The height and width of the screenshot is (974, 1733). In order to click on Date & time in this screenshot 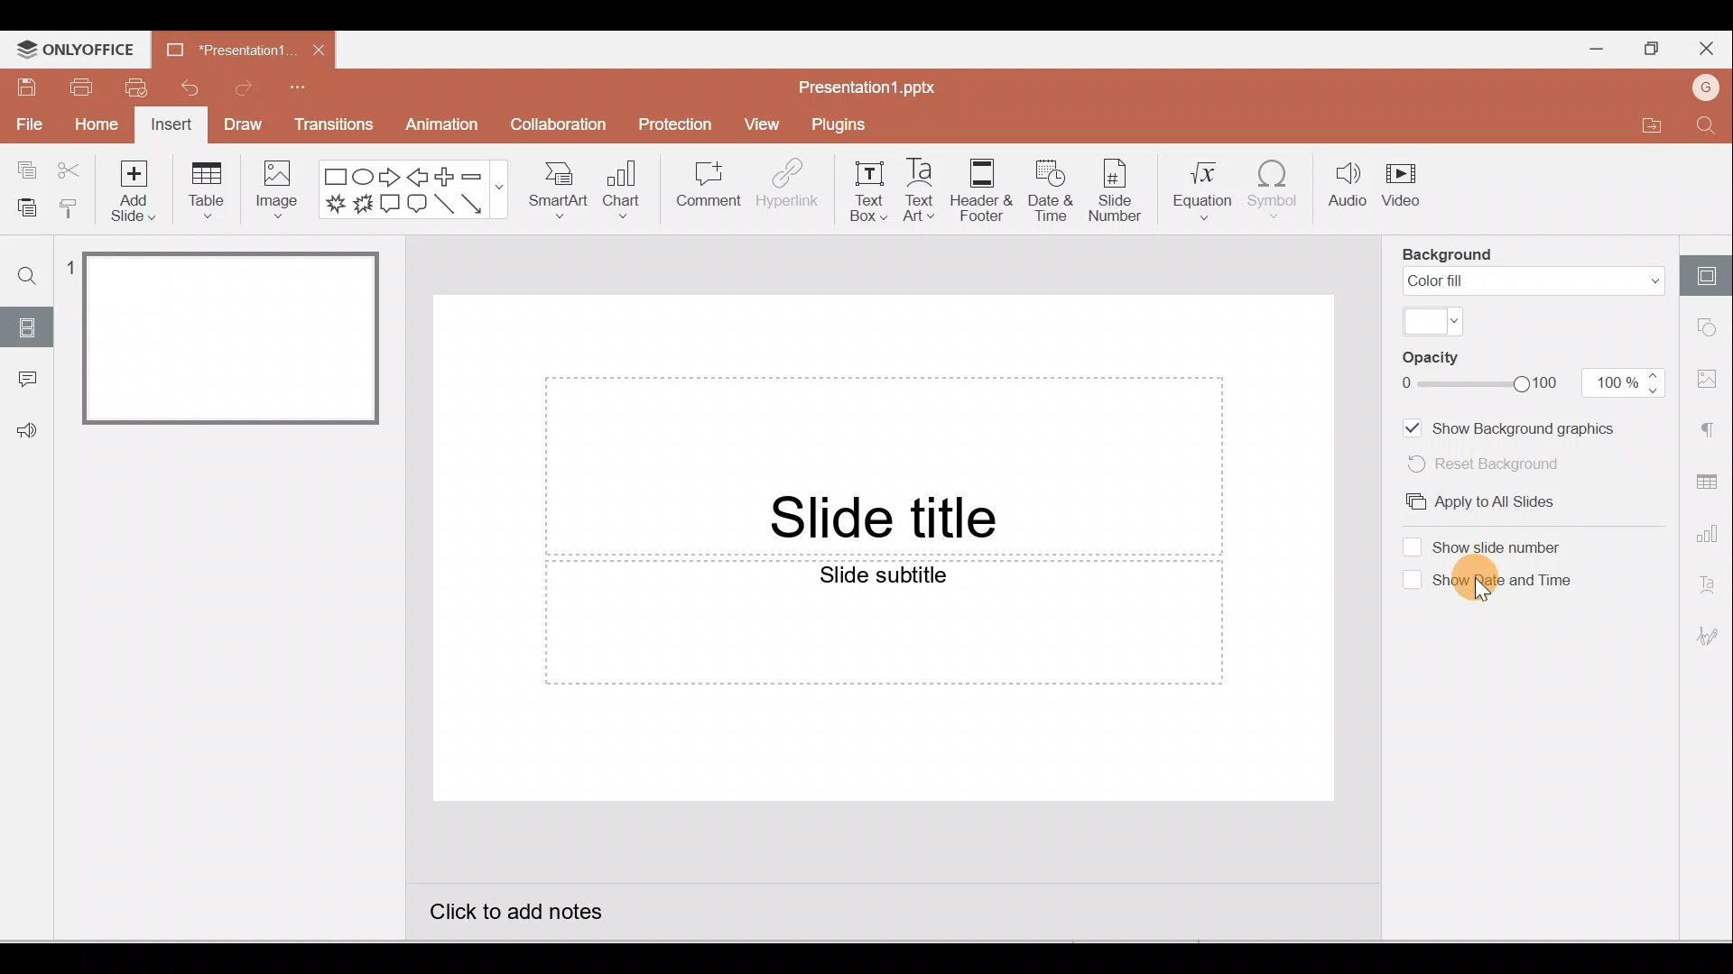, I will do `click(1049, 191)`.